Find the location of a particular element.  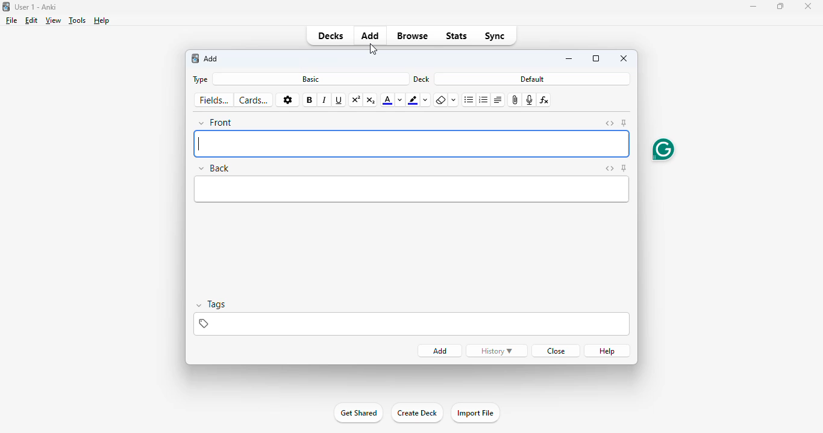

options is located at coordinates (287, 100).